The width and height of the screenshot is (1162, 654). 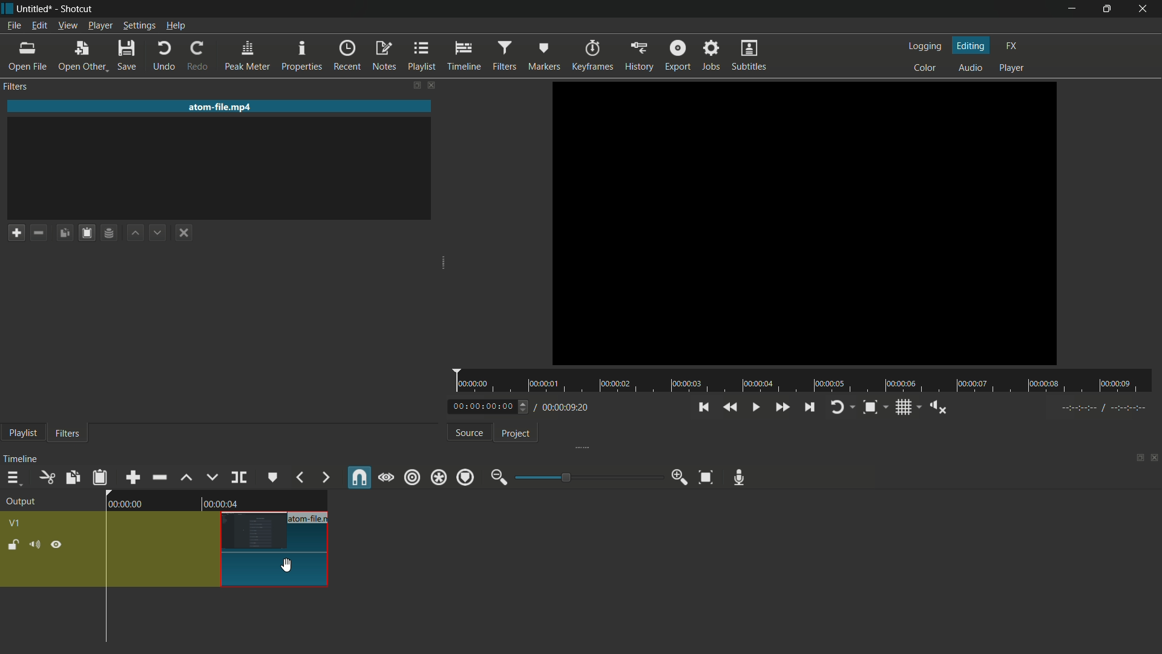 I want to click on zoom timeline to fit, so click(x=706, y=478).